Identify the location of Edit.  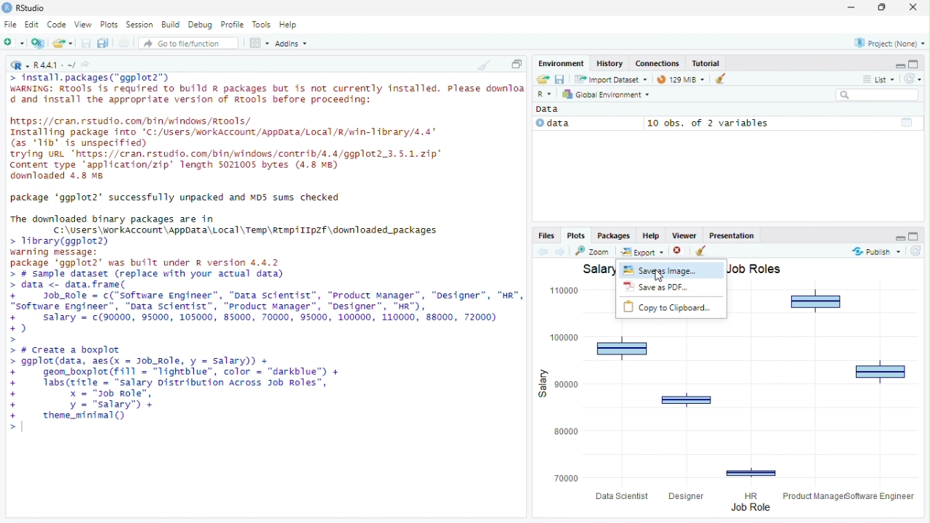
(31, 25).